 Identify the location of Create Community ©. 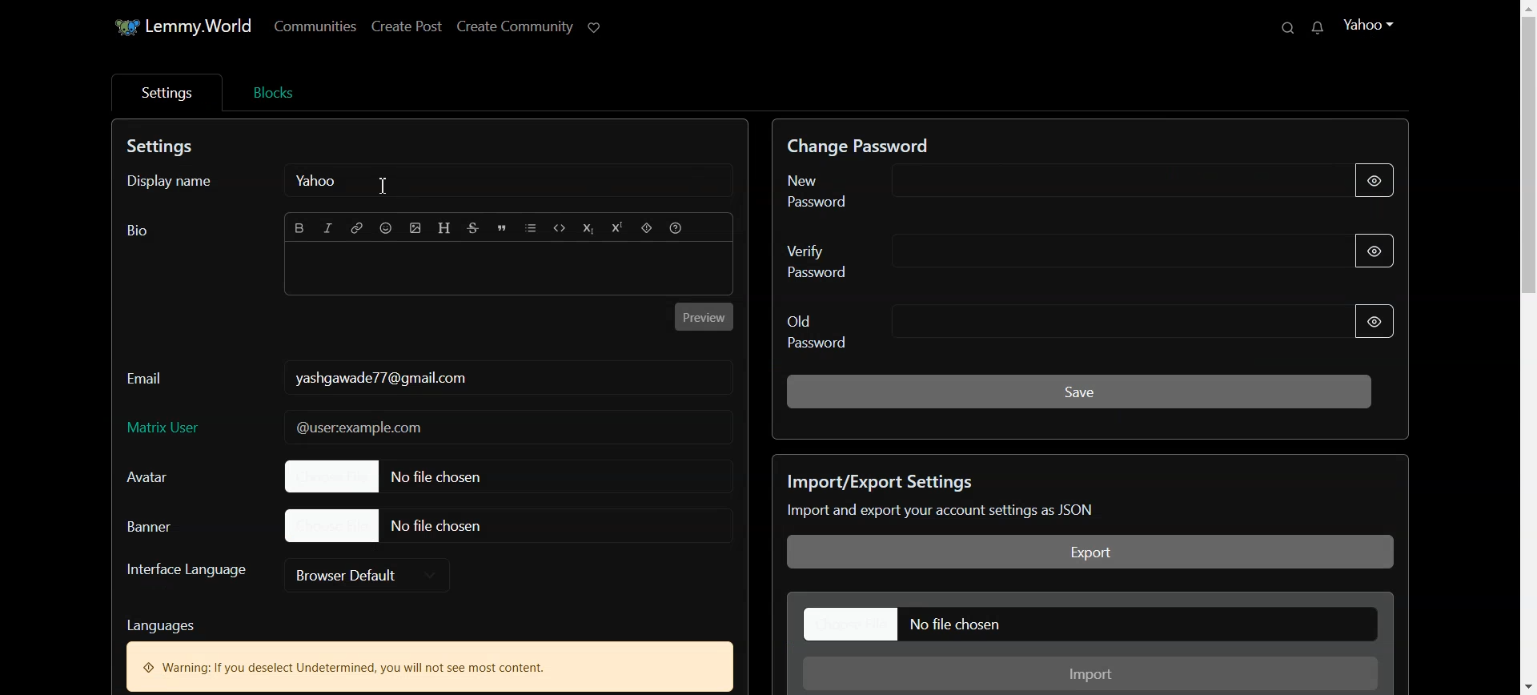
(532, 23).